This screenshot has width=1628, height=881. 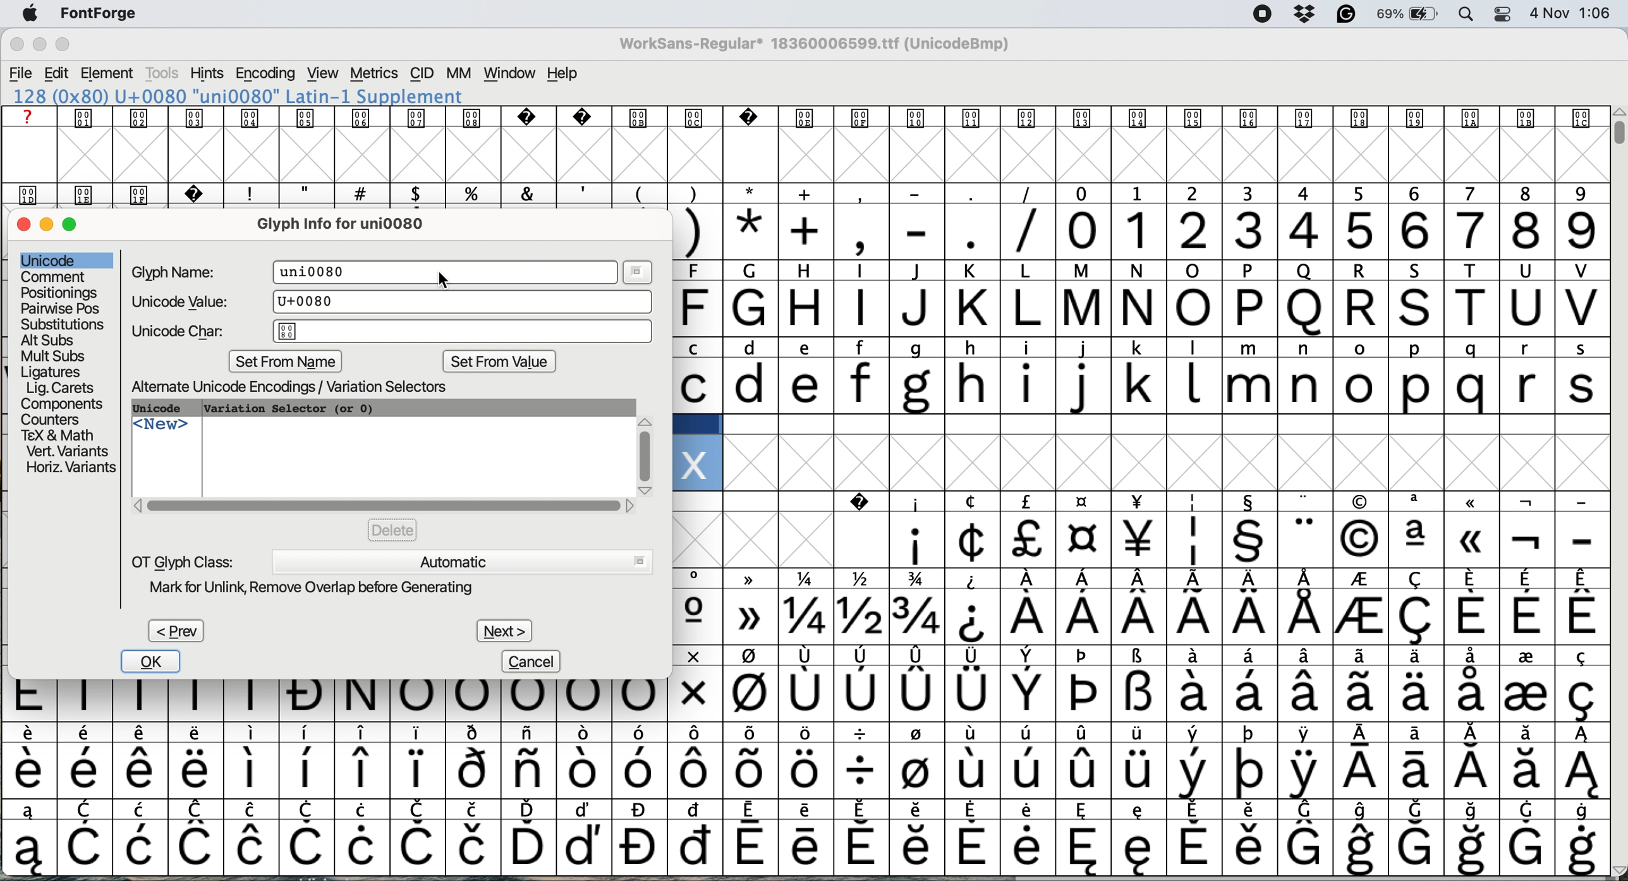 What do you see at coordinates (860, 231) in the screenshot?
I see `special characters` at bounding box center [860, 231].